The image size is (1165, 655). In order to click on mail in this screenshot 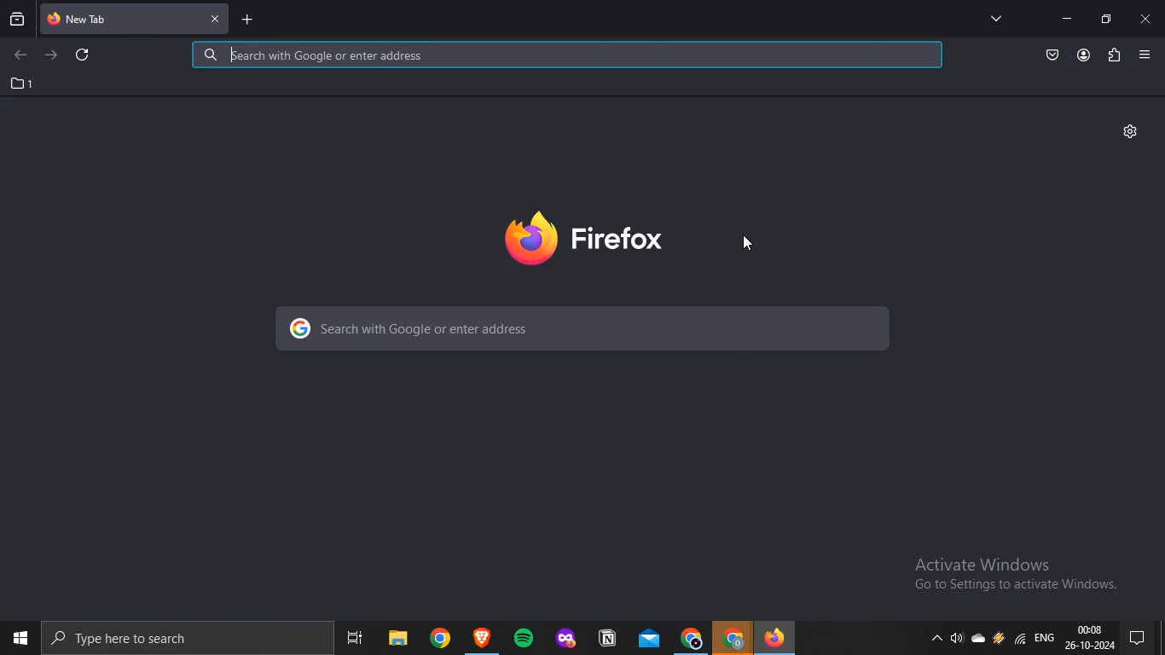, I will do `click(646, 635)`.